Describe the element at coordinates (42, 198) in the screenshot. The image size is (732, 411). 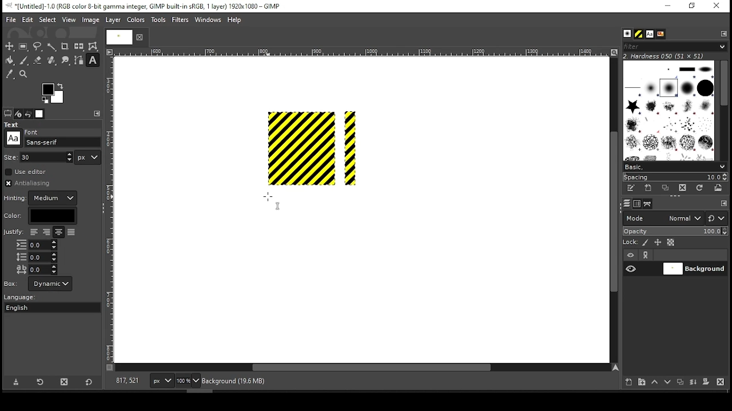
I see `hinting` at that location.